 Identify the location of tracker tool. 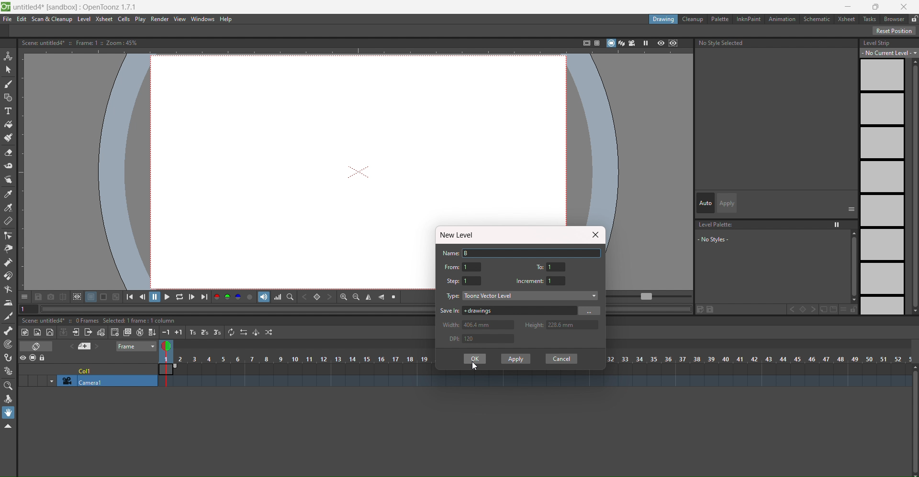
(8, 345).